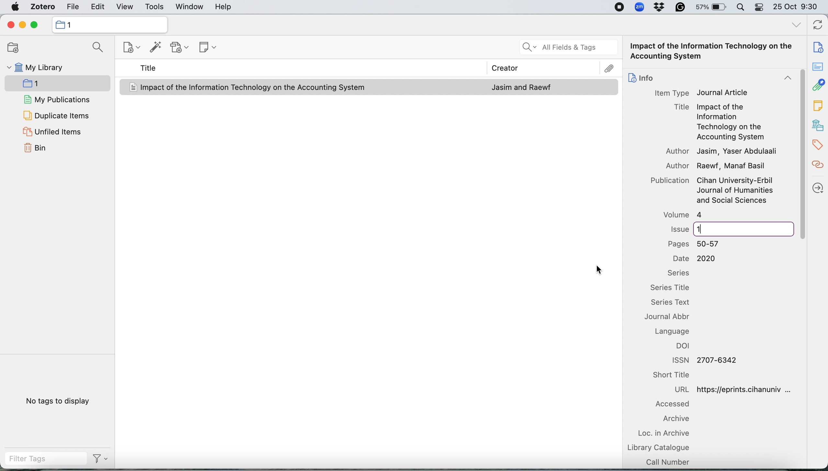 The image size is (828, 471). What do you see at coordinates (819, 69) in the screenshot?
I see `abstract` at bounding box center [819, 69].